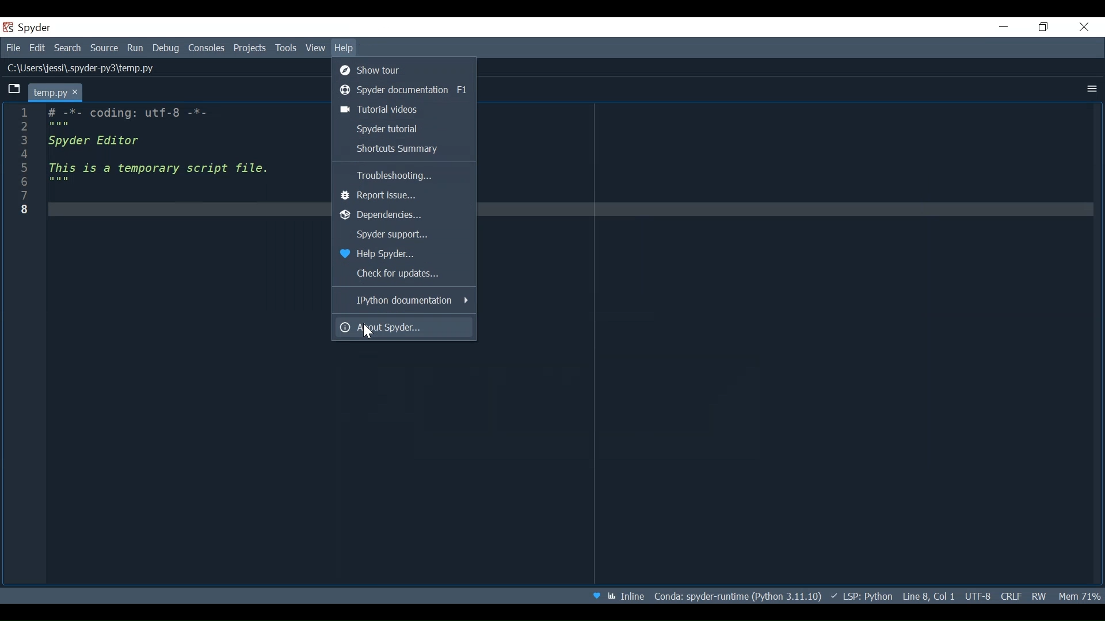 Image resolution: width=1105 pixels, height=621 pixels. I want to click on Run, so click(136, 49).